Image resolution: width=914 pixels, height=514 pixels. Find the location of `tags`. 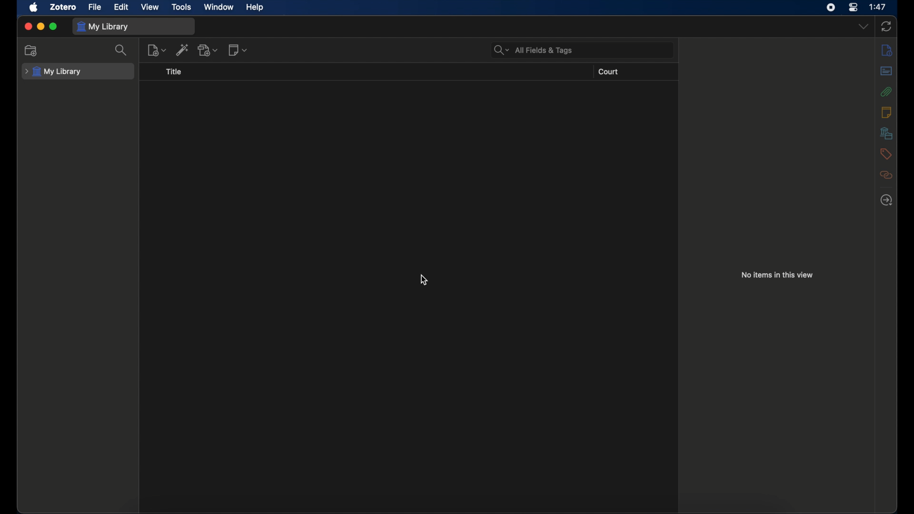

tags is located at coordinates (885, 153).